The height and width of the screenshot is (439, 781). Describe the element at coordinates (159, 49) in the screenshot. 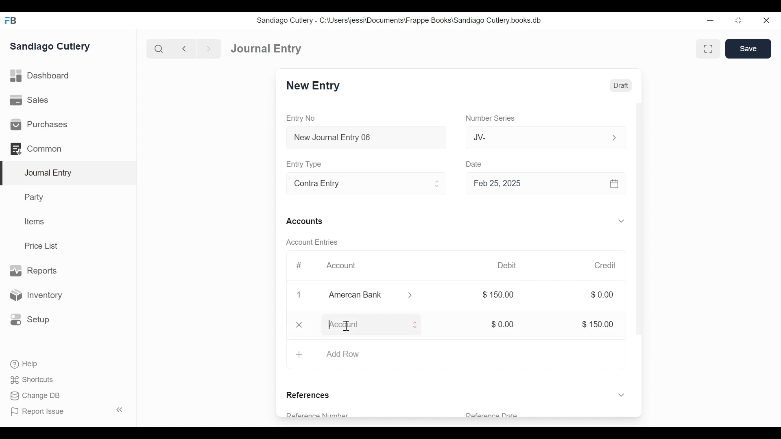

I see `Search` at that location.